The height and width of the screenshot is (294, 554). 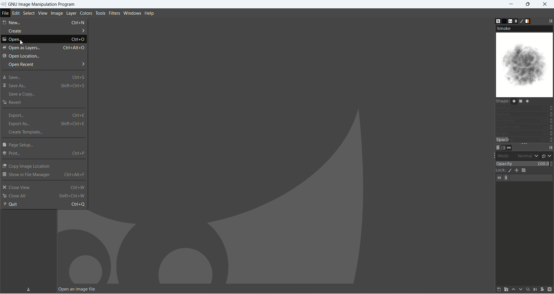 What do you see at coordinates (535, 290) in the screenshot?
I see `merge this layer` at bounding box center [535, 290].